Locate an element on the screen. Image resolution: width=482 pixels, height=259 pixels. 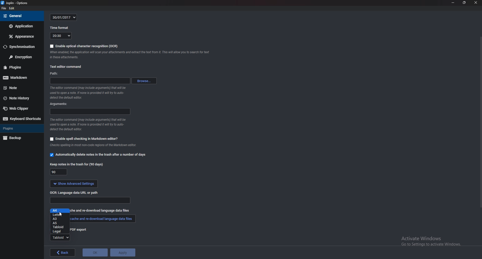
re-download language data files is located at coordinates (109, 210).